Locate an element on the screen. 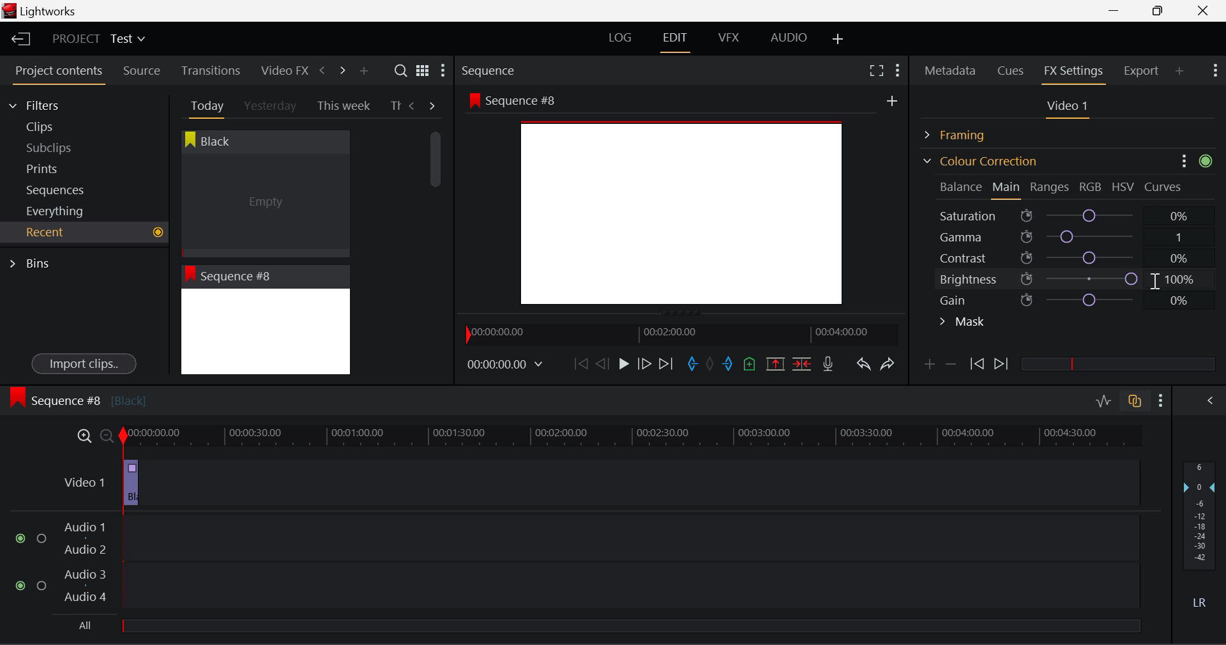 This screenshot has height=645, width=1226. slider is located at coordinates (1117, 363).